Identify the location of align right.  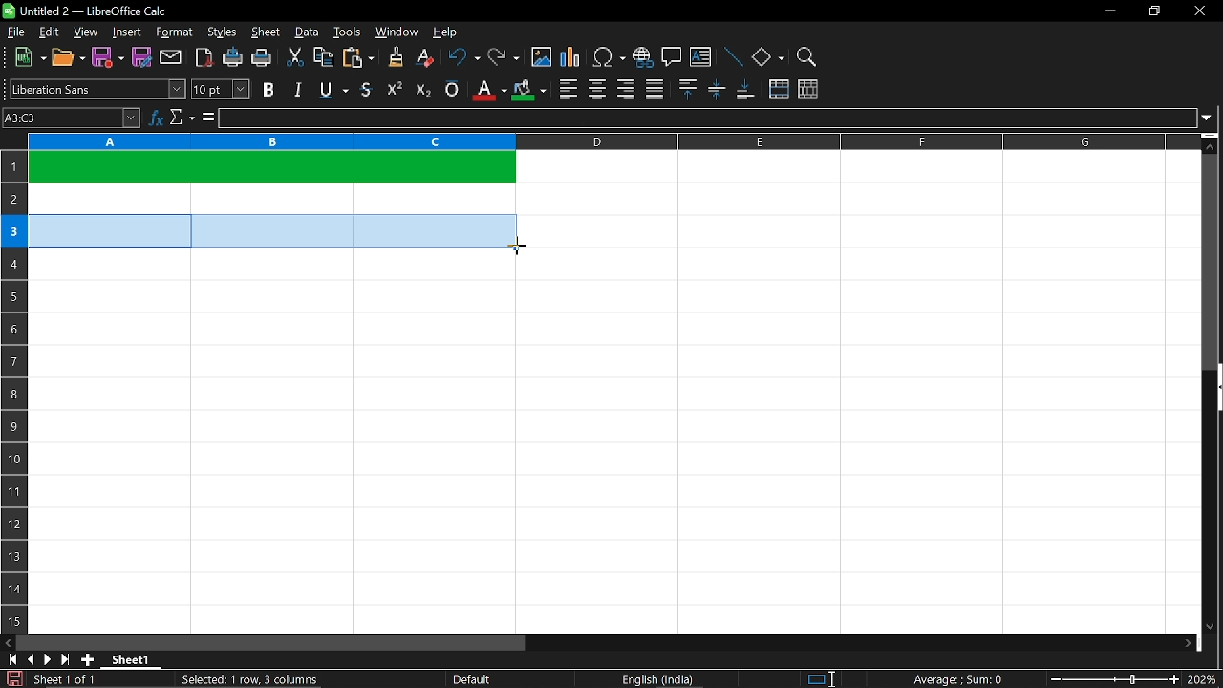
(625, 90).